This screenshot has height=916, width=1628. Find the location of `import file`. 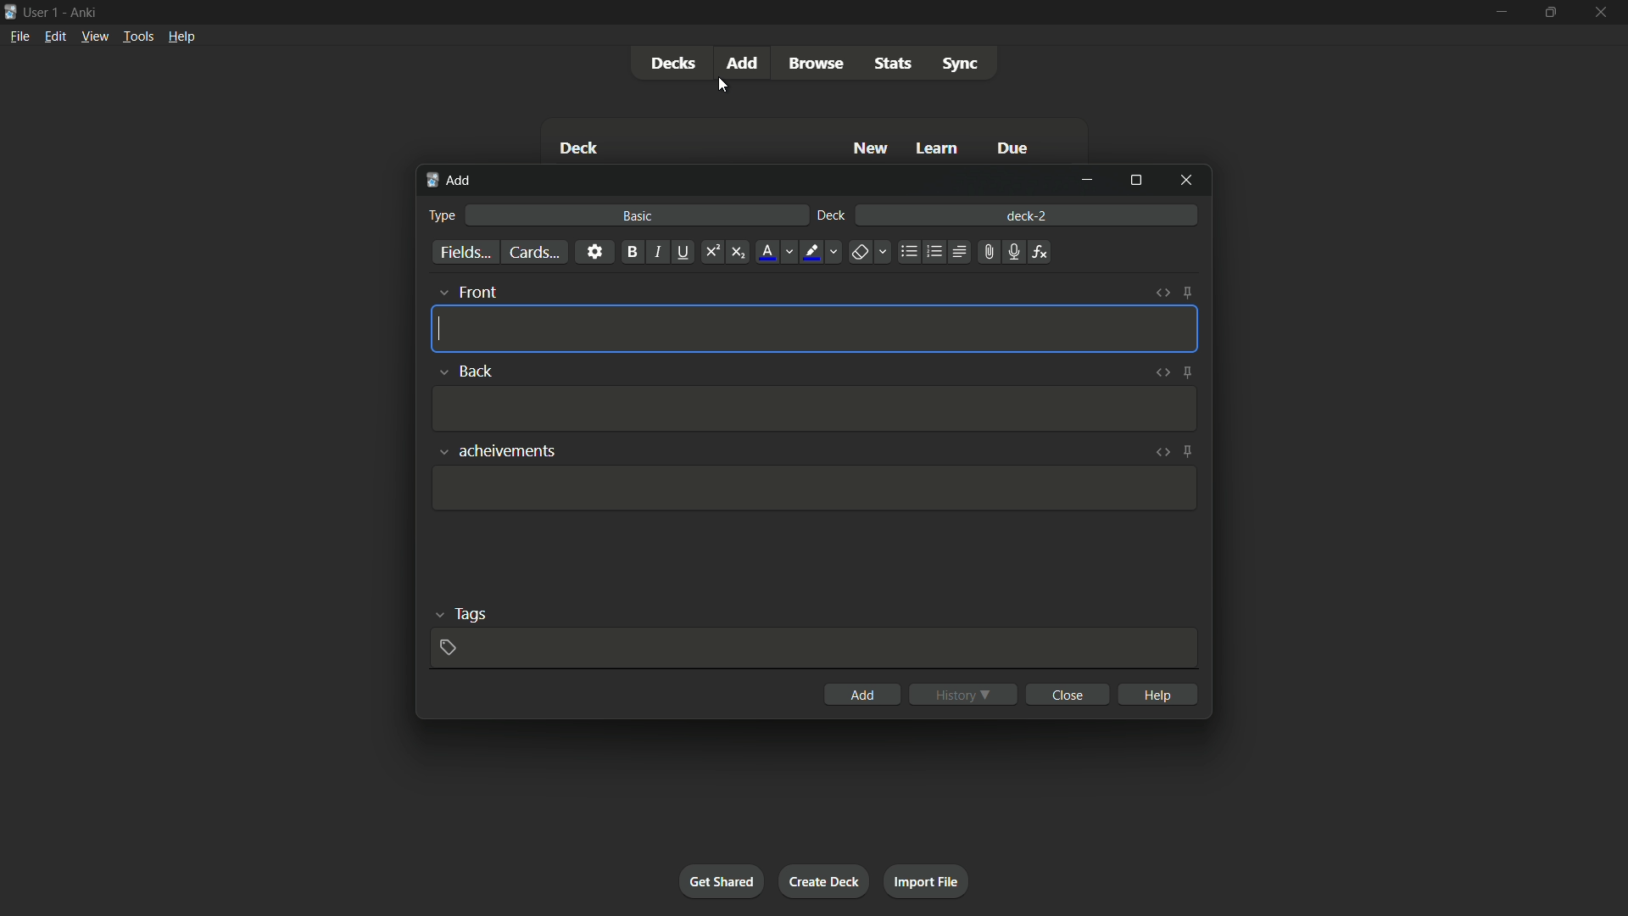

import file is located at coordinates (928, 882).